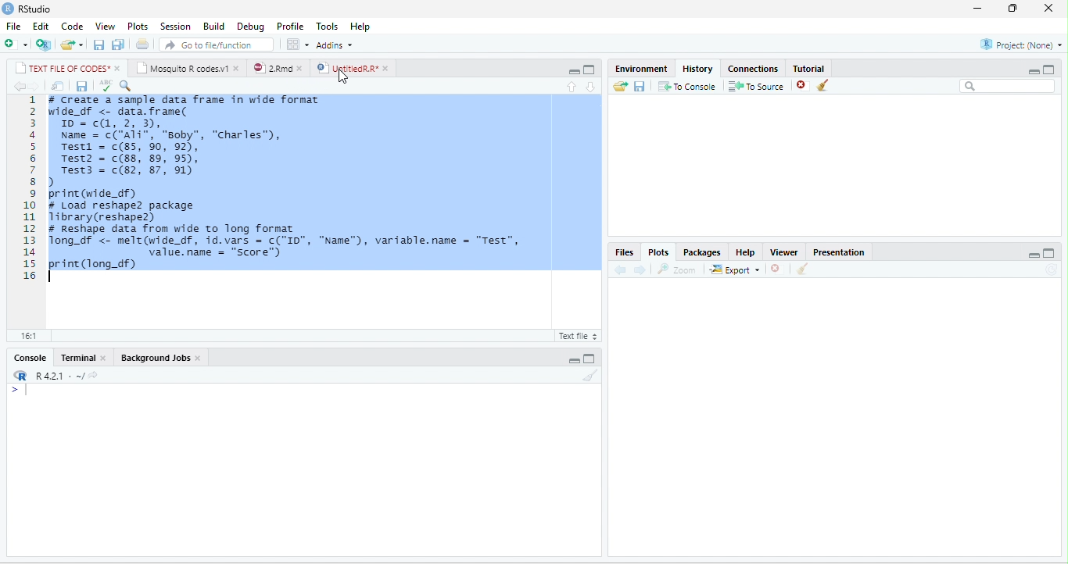 This screenshot has width=1068, height=564. Describe the element at coordinates (62, 67) in the screenshot. I see `TEXT FILE OF CODES` at that location.